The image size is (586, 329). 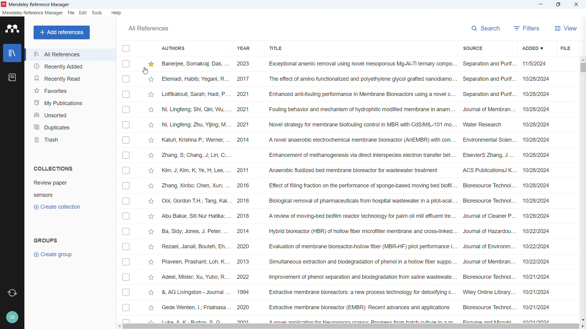 I want to click on file , so click(x=565, y=48).